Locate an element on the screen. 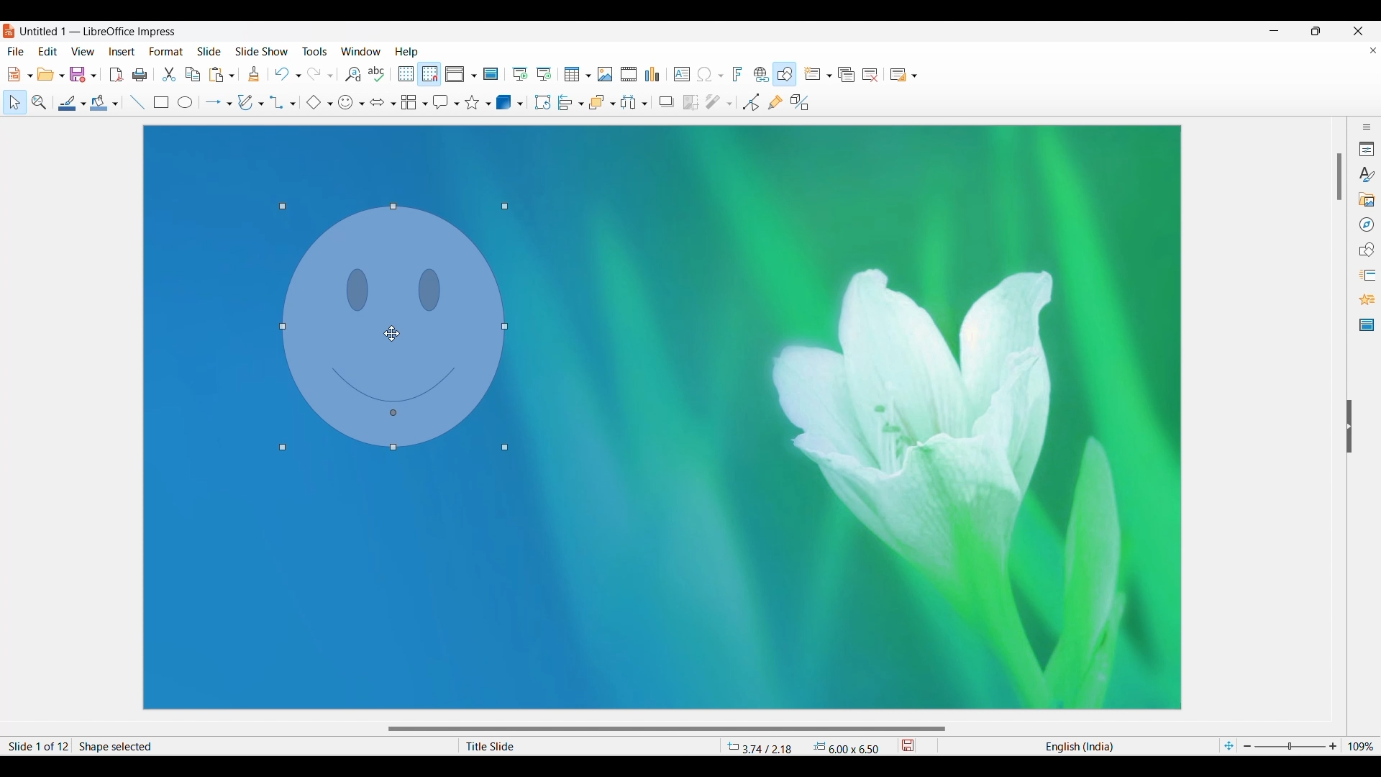  Paste is located at coordinates (217, 76).